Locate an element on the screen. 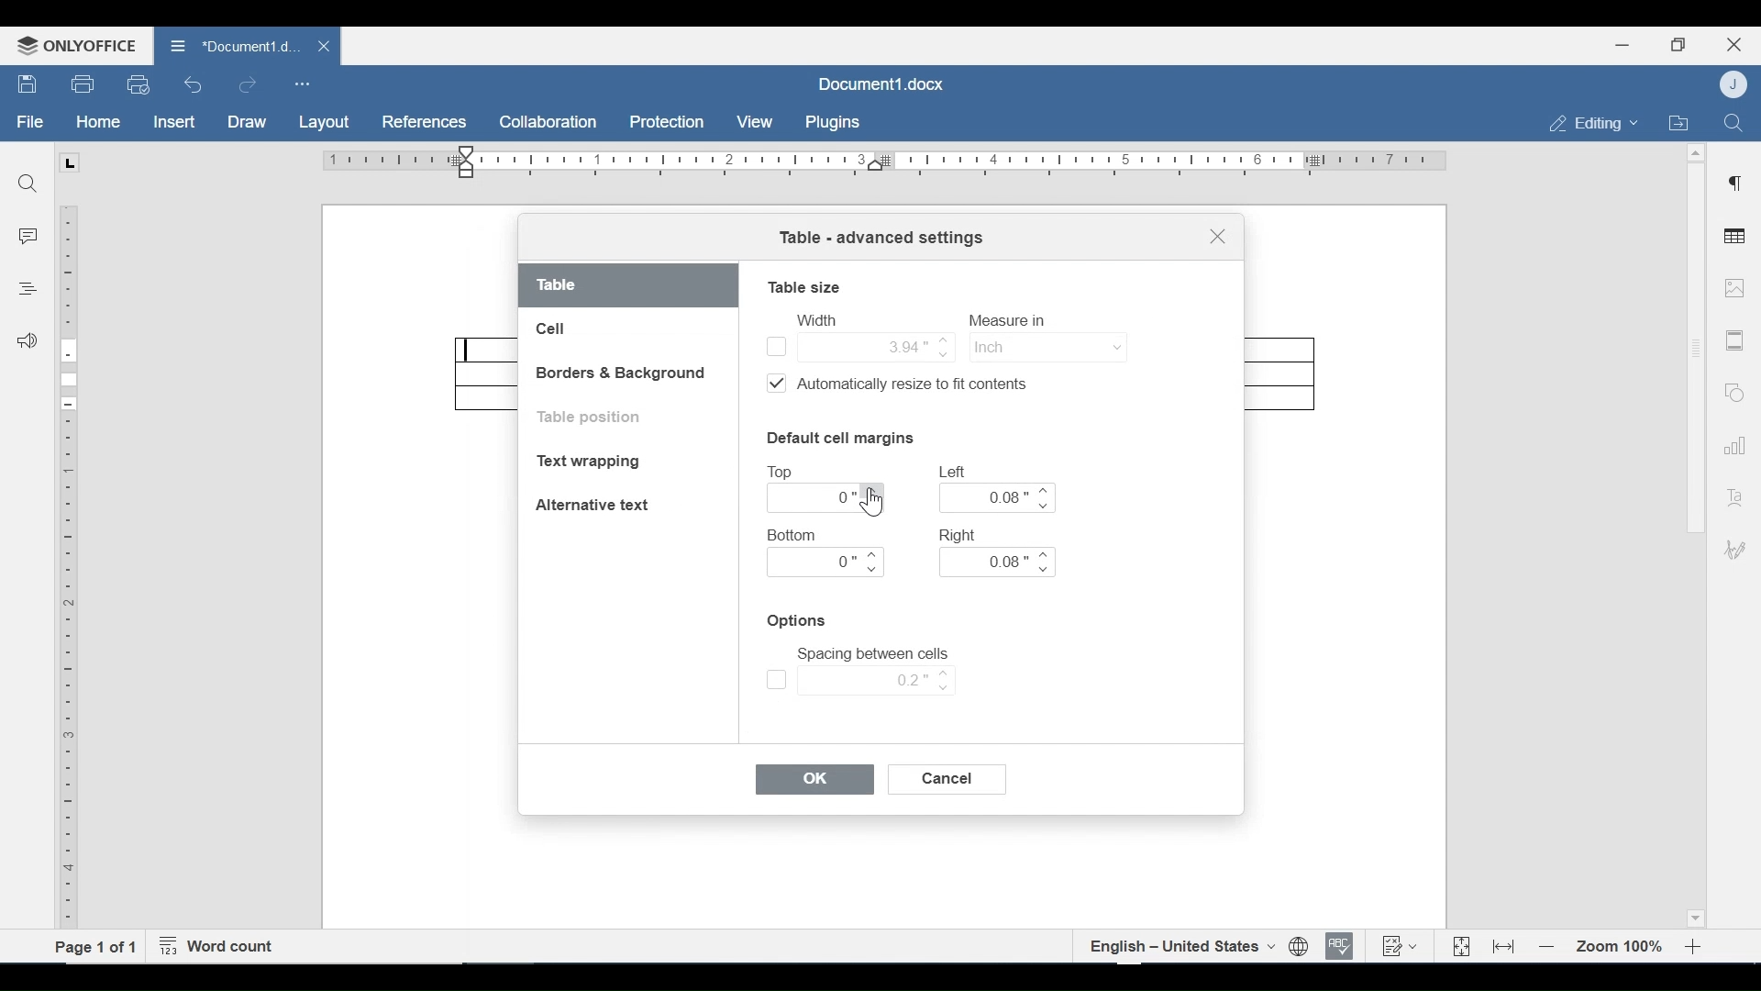 This screenshot has width=1761, height=991. Signature is located at coordinates (1732, 551).